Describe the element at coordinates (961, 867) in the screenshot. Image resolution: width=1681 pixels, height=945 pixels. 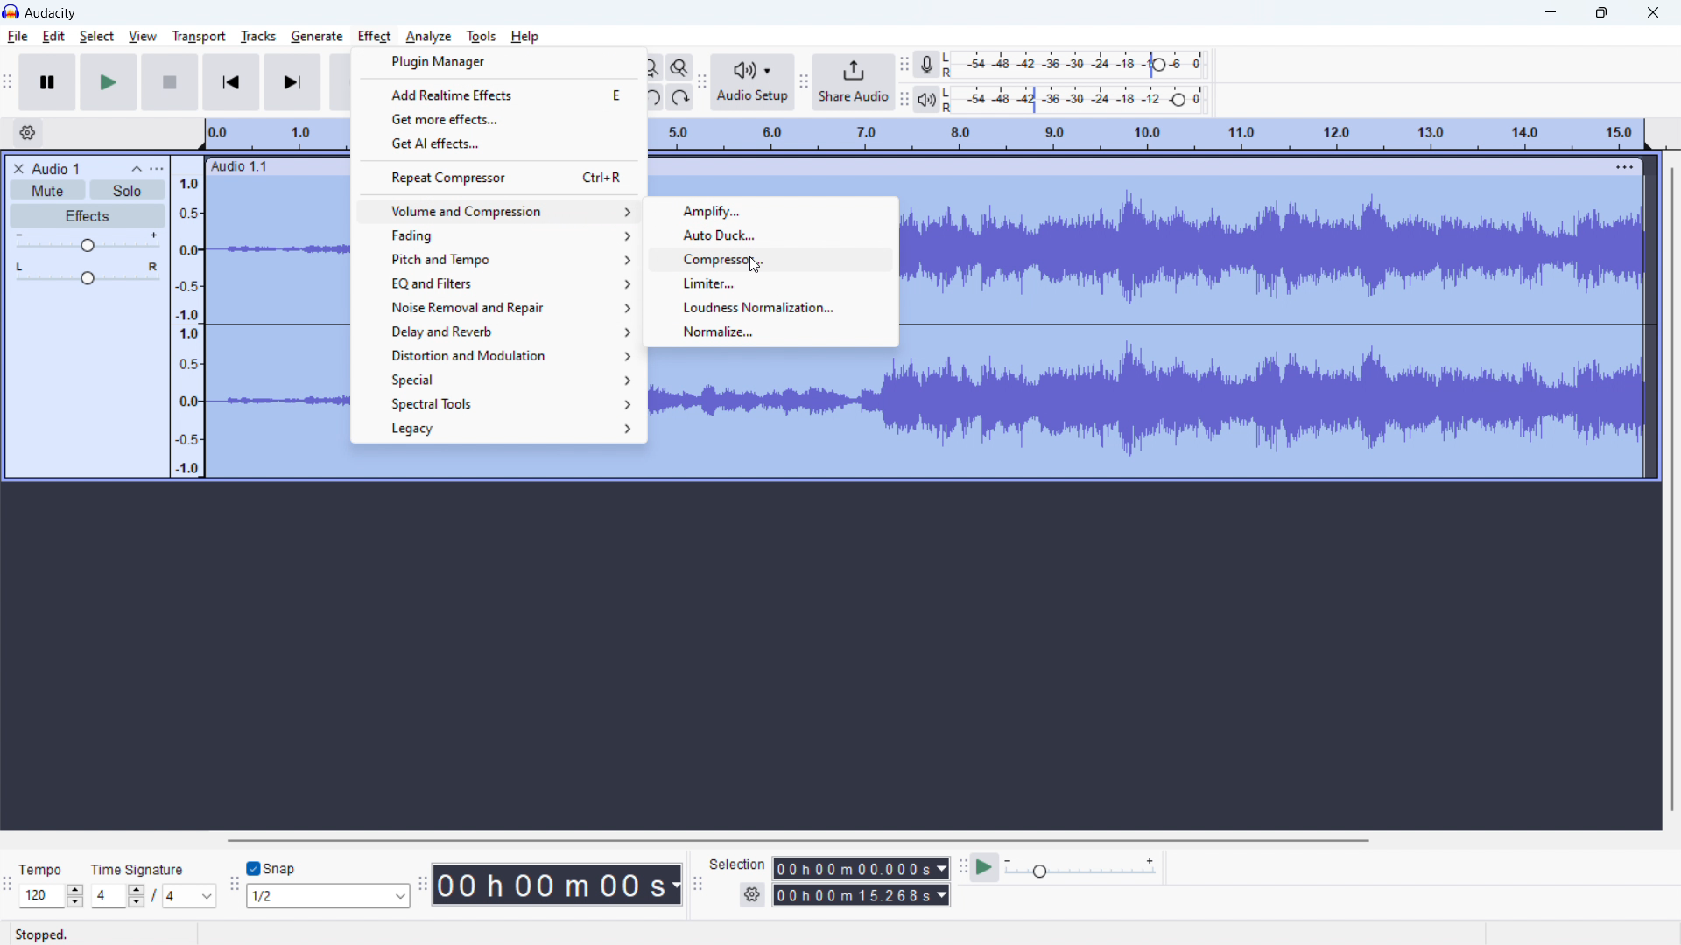
I see `play at speed toolbar` at that location.